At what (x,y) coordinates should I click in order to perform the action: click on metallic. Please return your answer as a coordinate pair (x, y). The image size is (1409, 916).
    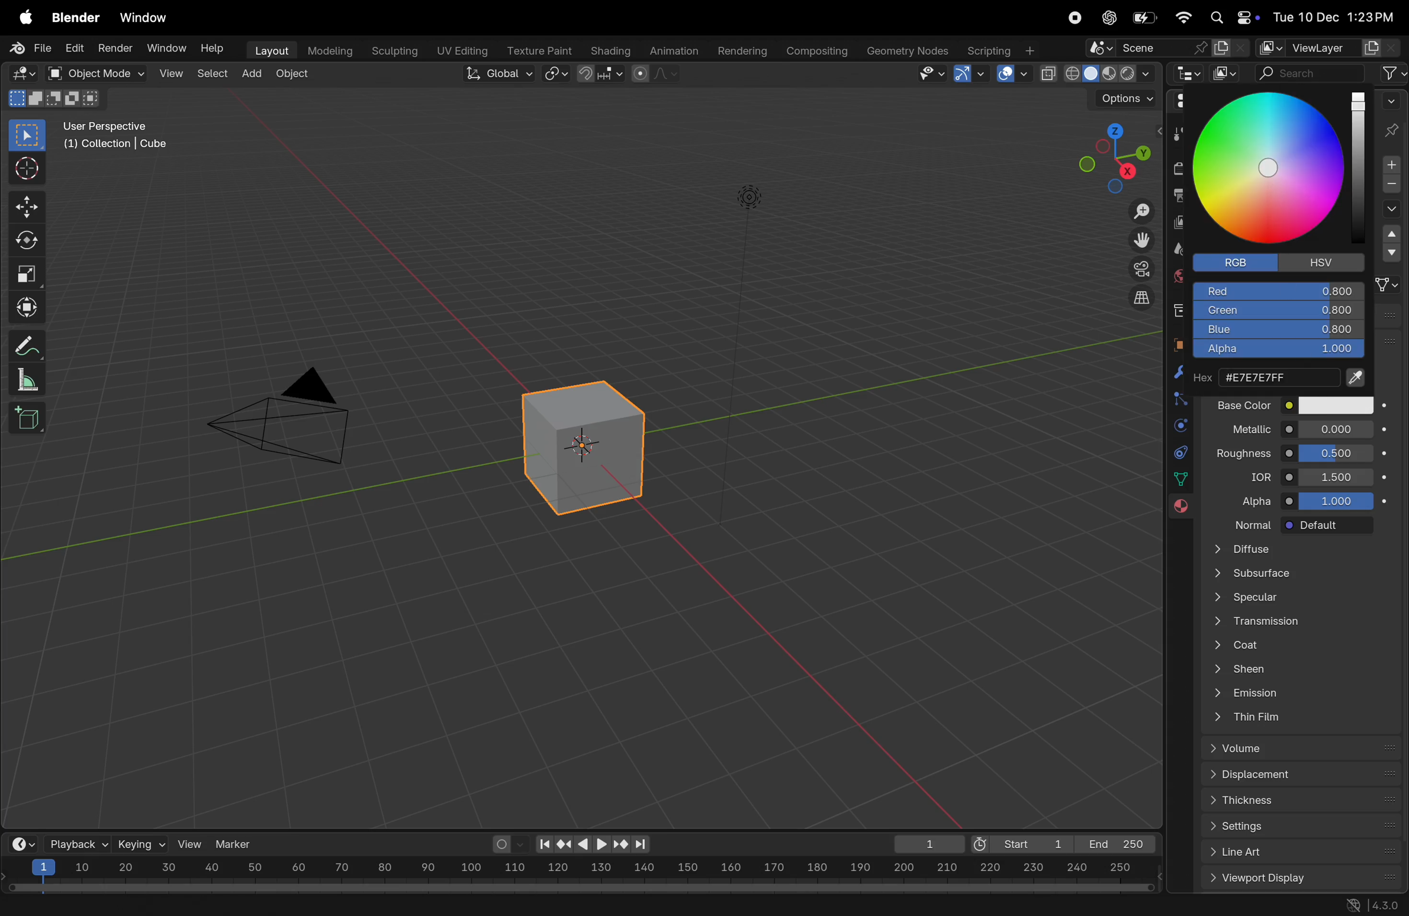
    Looking at the image, I should click on (1241, 427).